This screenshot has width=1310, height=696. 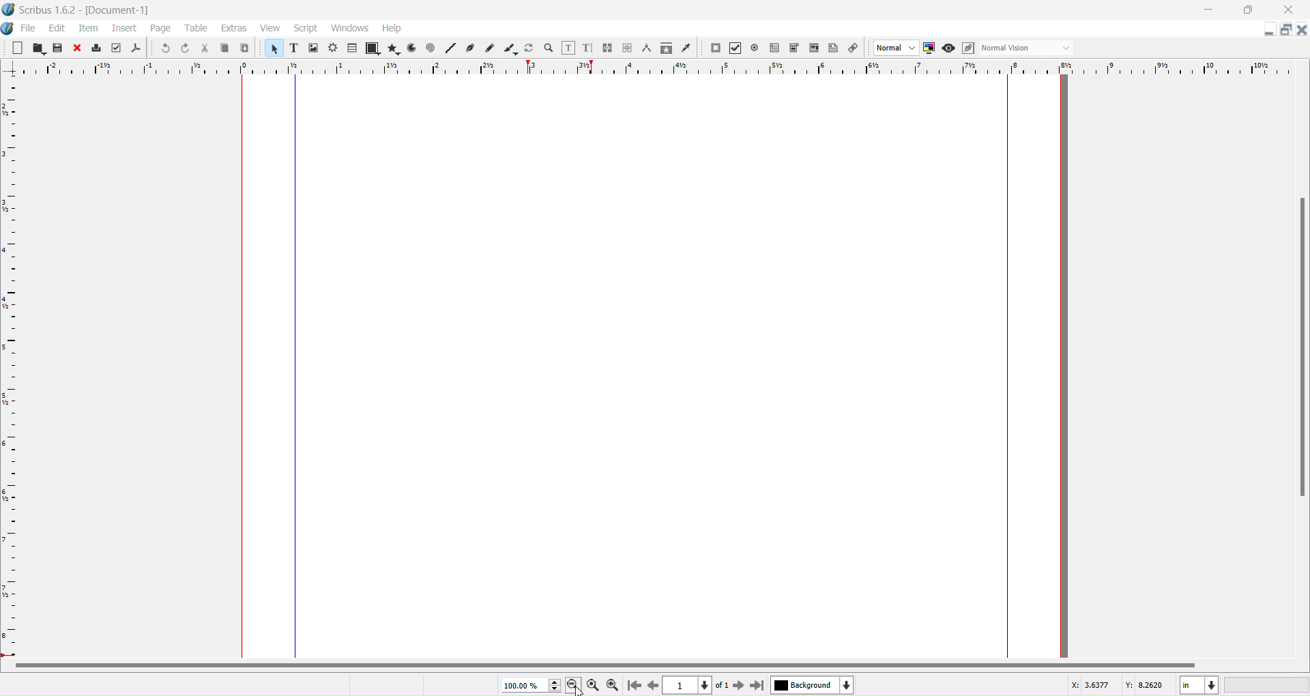 I want to click on PDF List Box, so click(x=815, y=48).